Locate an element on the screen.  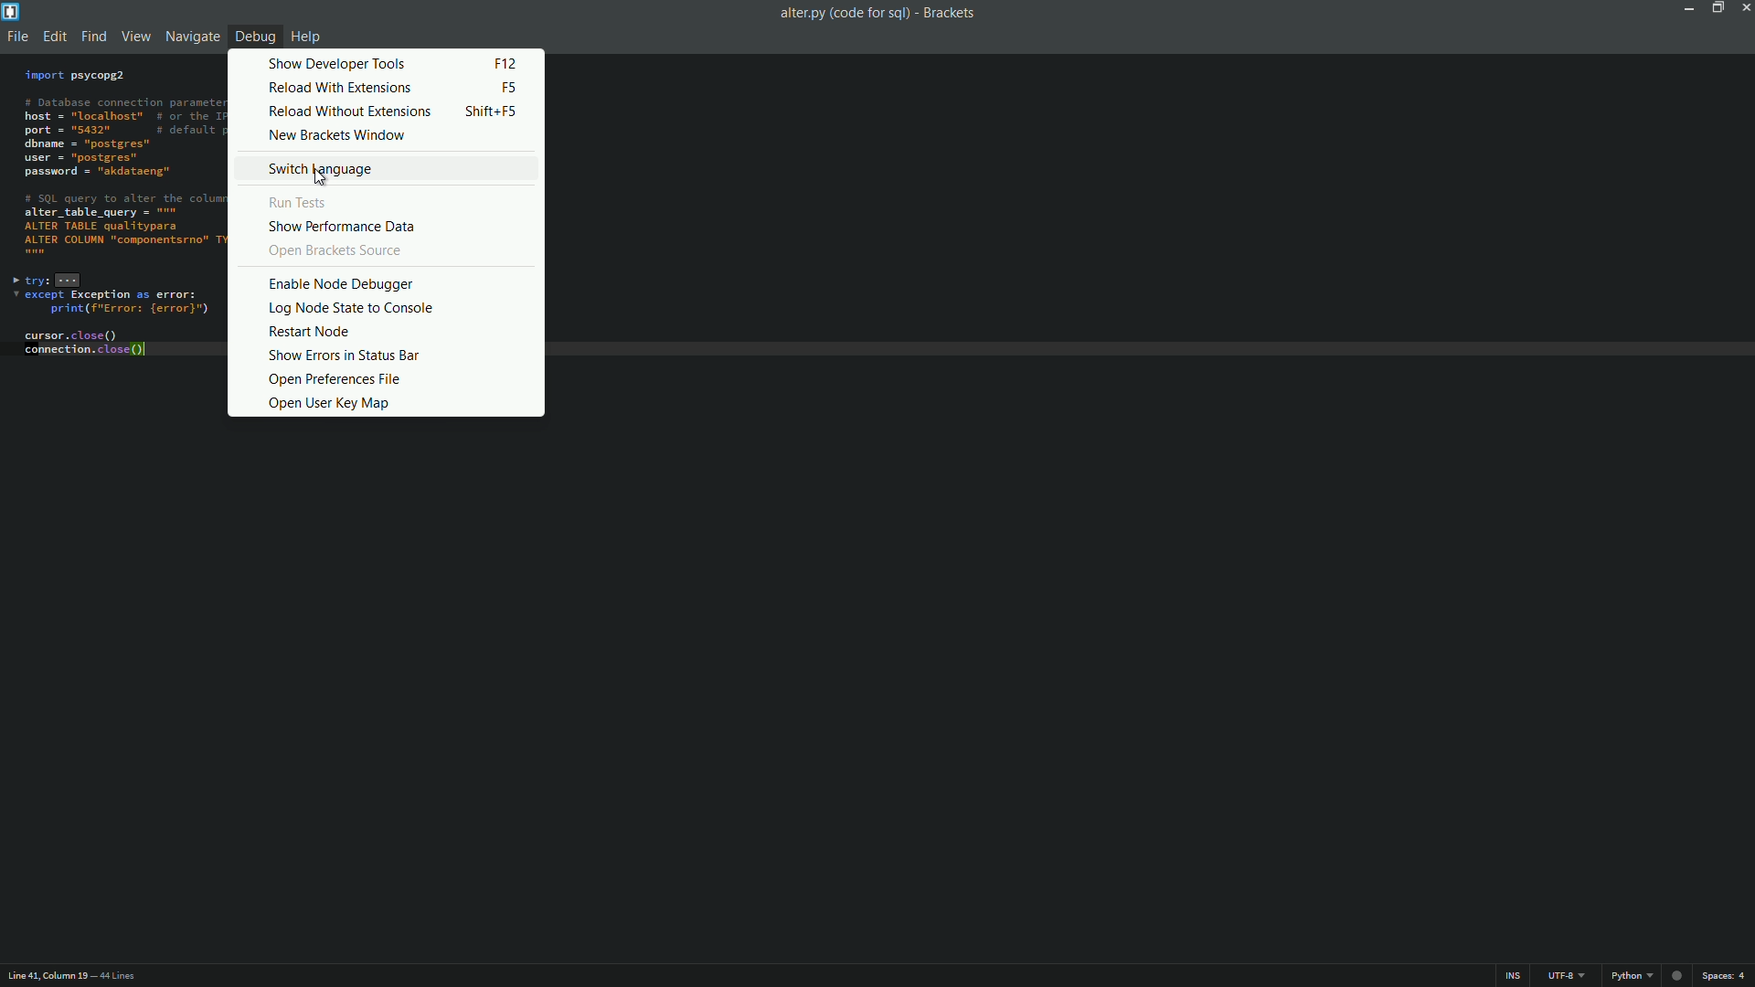
maximize is located at coordinates (1716, 9).